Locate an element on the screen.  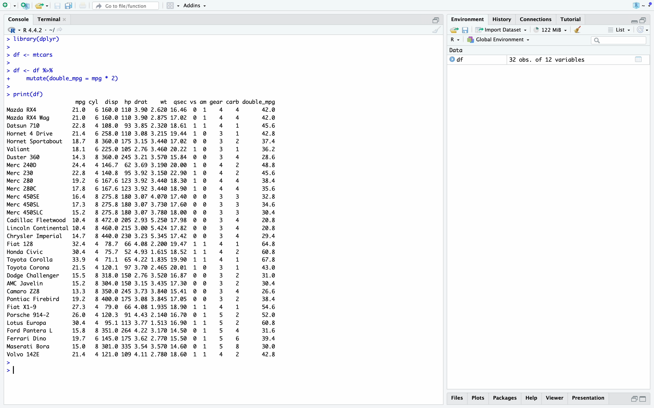
>
> is located at coordinates (9, 368).